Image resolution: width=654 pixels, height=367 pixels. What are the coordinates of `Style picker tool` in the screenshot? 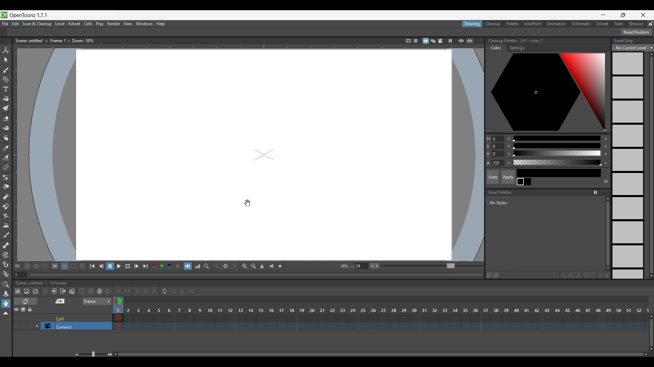 It's located at (6, 148).